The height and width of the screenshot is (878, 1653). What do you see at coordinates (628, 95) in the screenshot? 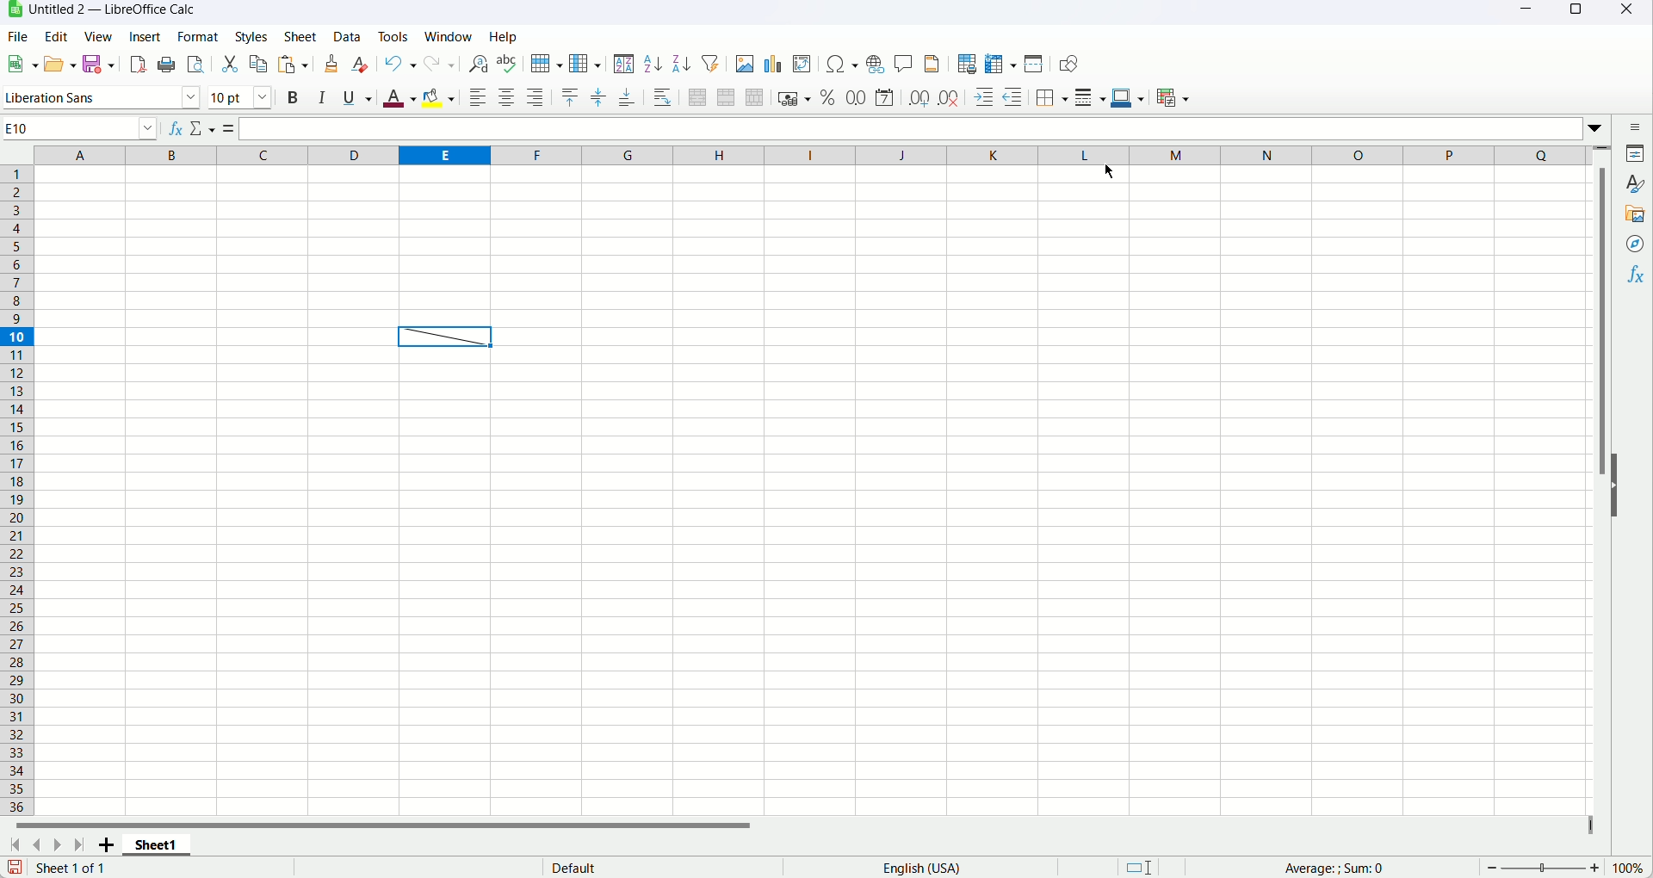
I see `Align bottom` at bounding box center [628, 95].